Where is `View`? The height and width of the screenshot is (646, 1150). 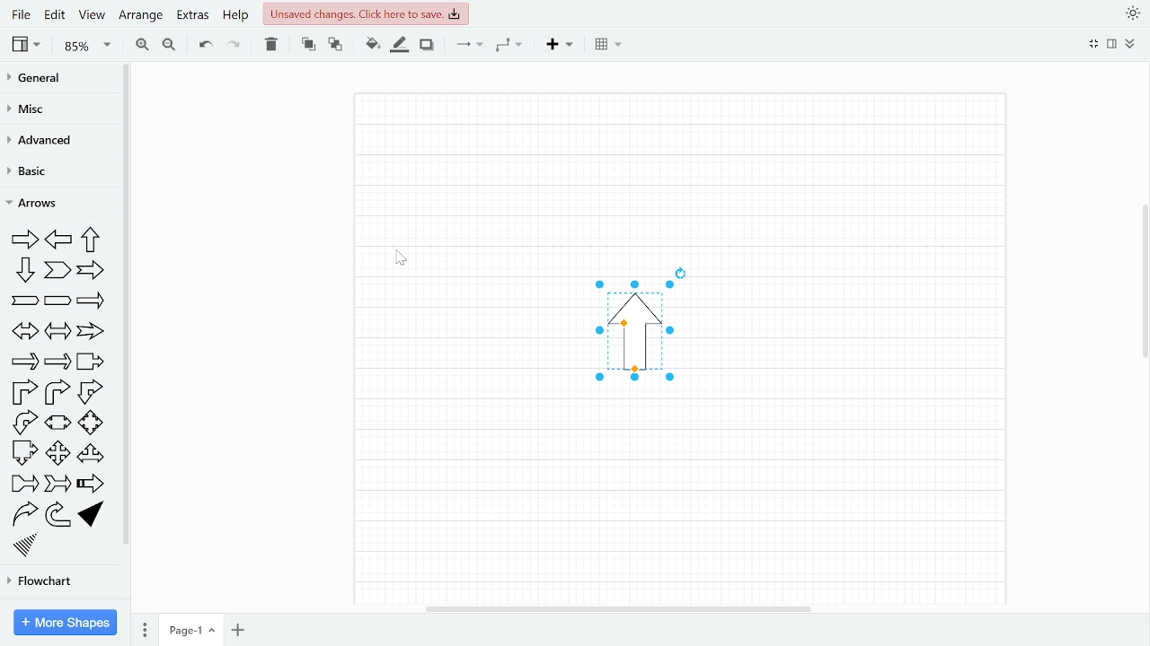 View is located at coordinates (26, 46).